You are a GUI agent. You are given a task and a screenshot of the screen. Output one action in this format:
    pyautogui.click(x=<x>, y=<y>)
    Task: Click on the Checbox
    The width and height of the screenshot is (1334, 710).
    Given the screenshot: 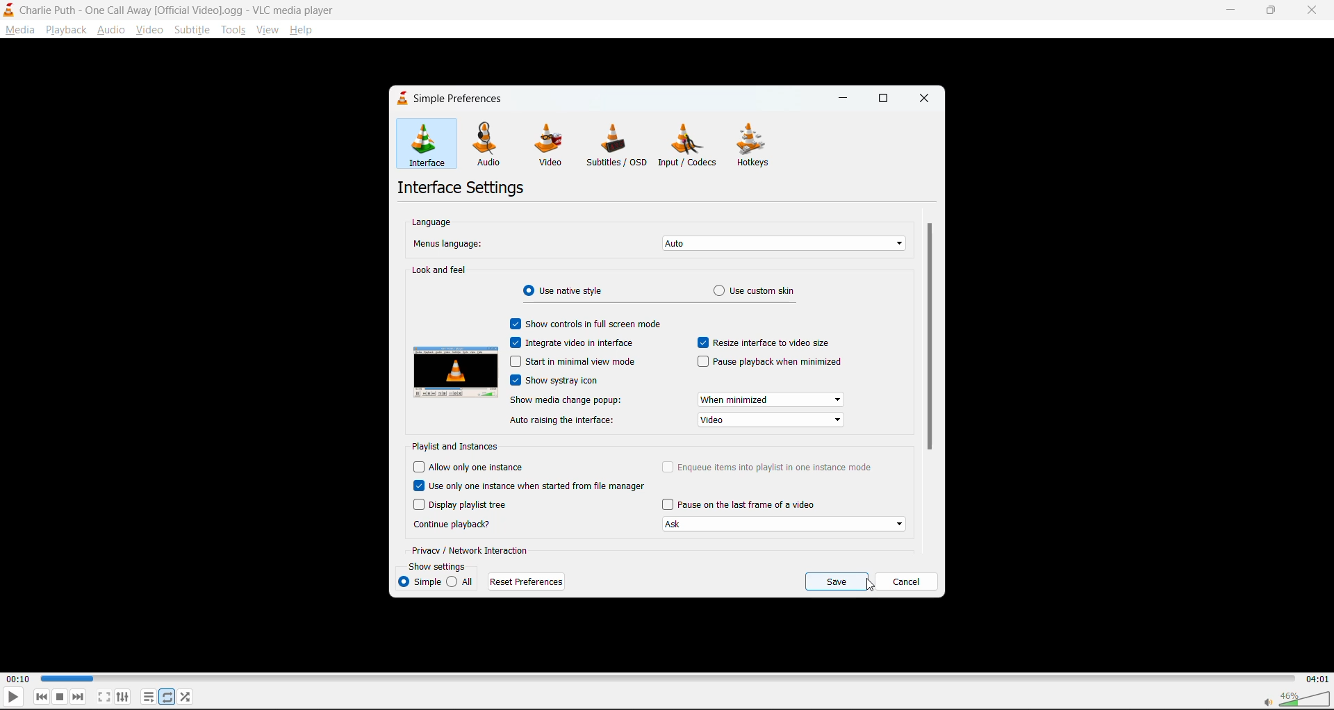 What is the action you would take?
    pyautogui.click(x=515, y=361)
    